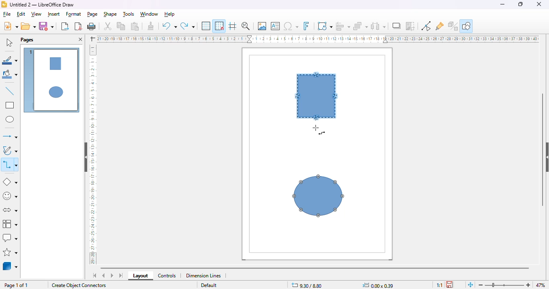  What do you see at coordinates (208, 285) in the screenshot?
I see `Default` at bounding box center [208, 285].